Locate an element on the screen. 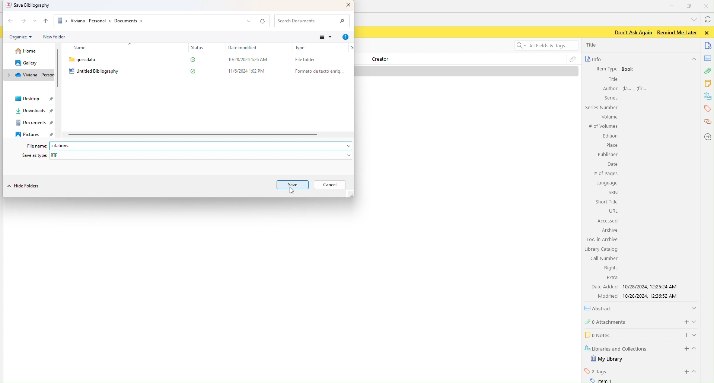  Library Catalog is located at coordinates (602, 249).